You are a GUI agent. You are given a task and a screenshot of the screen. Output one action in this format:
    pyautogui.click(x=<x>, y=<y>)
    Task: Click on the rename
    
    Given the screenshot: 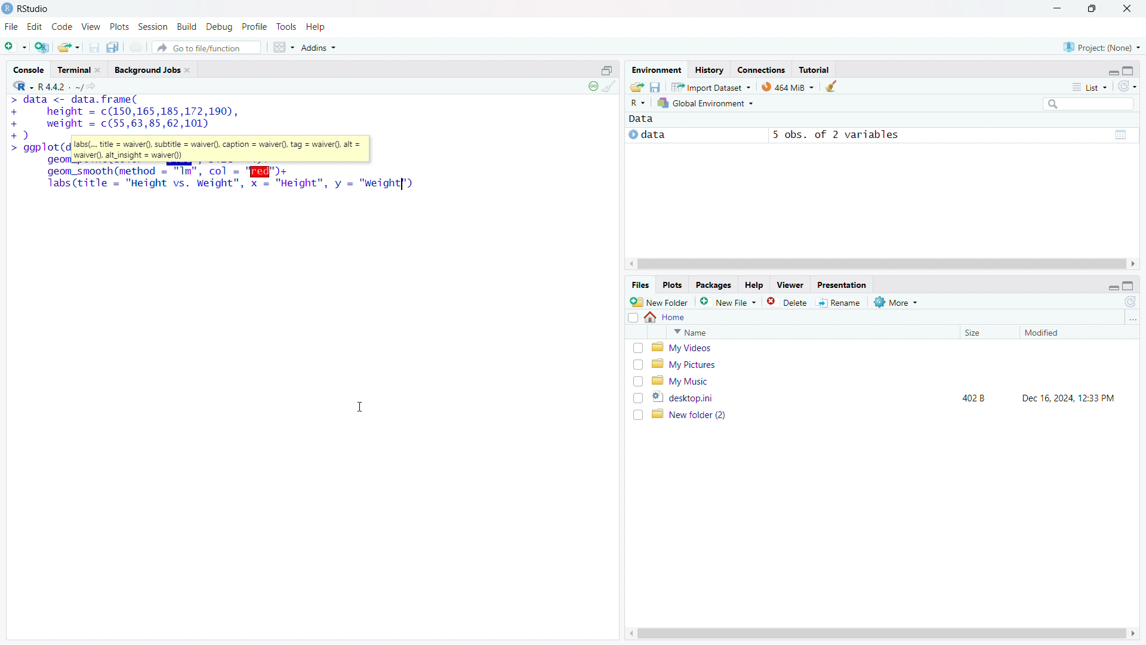 What is the action you would take?
    pyautogui.click(x=841, y=303)
    